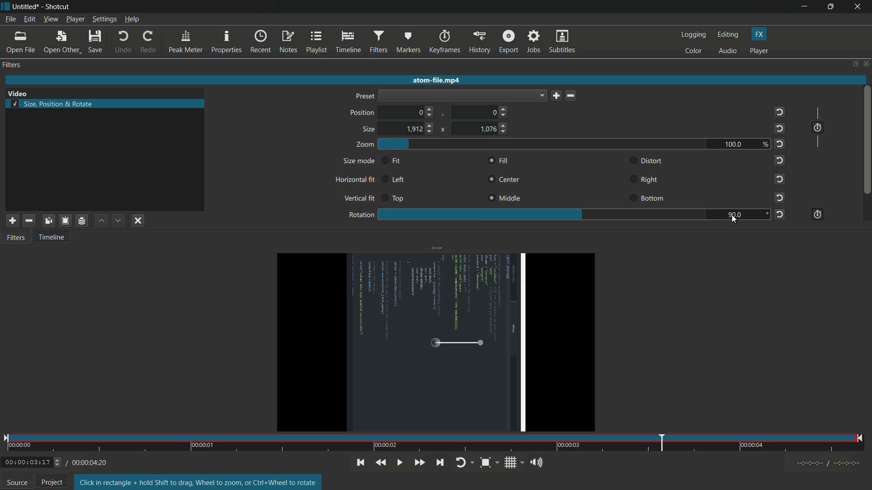  Describe the element at coordinates (651, 180) in the screenshot. I see `right` at that location.